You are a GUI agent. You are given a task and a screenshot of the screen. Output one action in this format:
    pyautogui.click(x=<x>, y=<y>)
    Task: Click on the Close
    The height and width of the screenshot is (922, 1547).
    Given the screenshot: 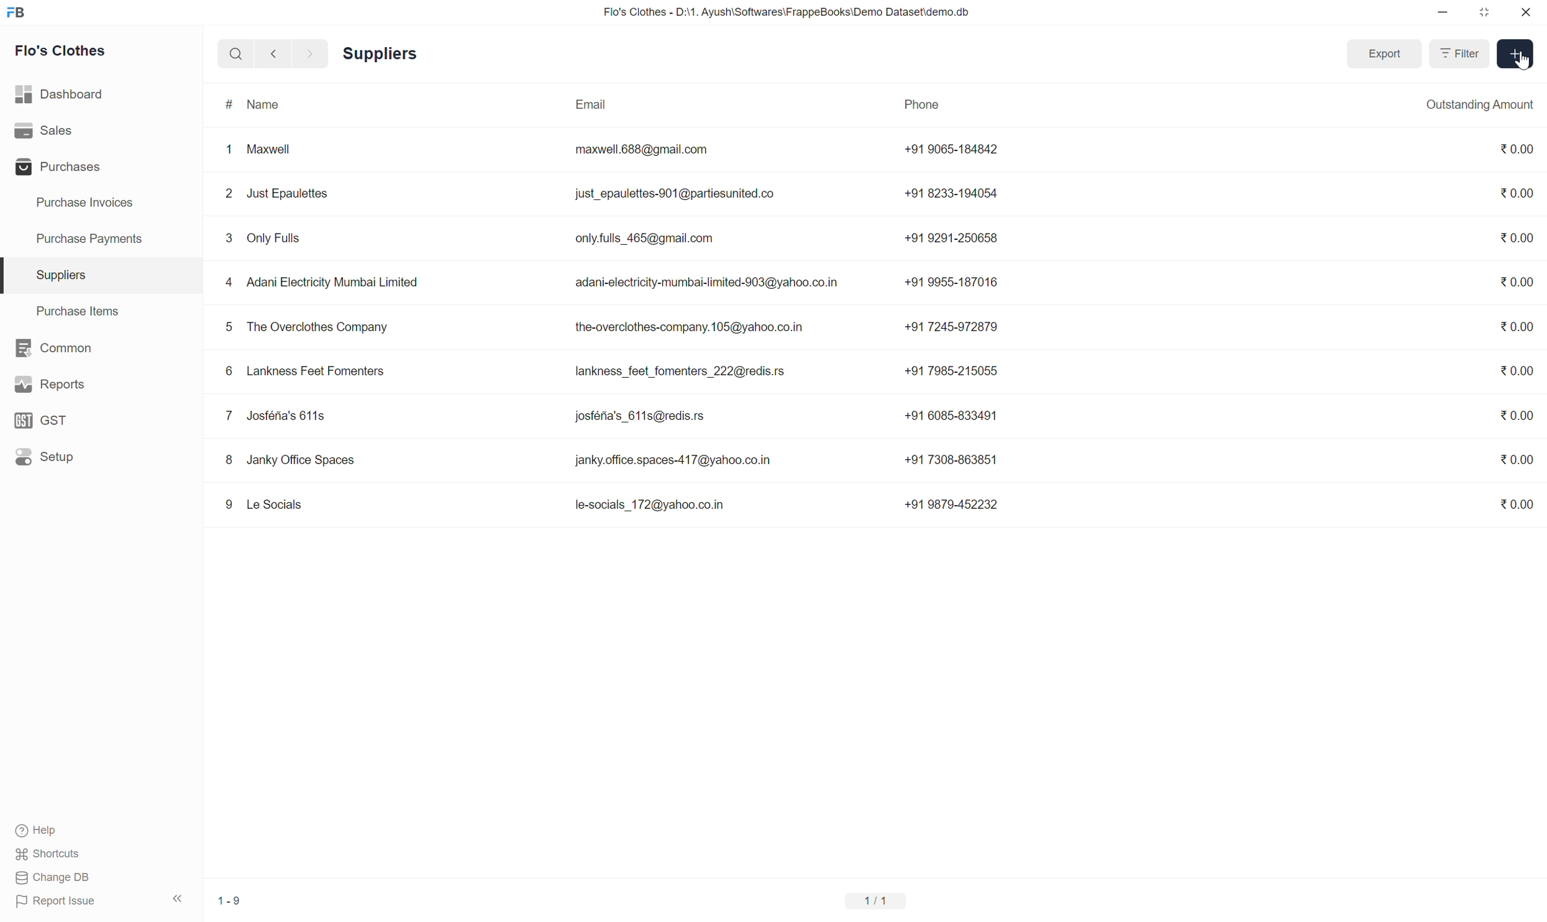 What is the action you would take?
    pyautogui.click(x=1526, y=12)
    